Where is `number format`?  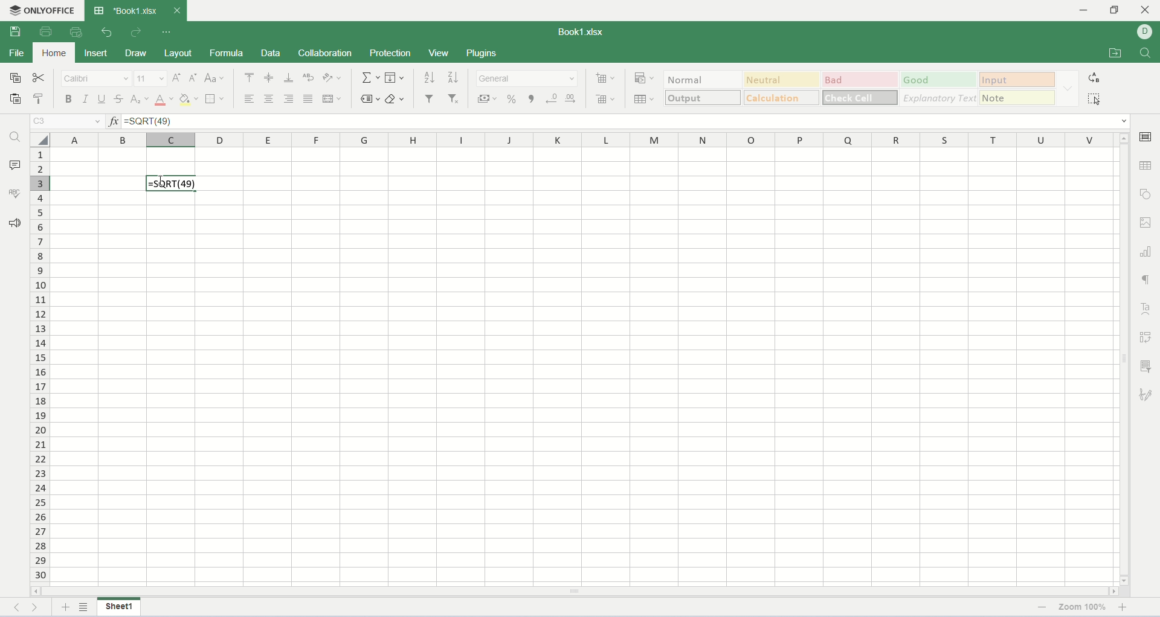 number format is located at coordinates (529, 79).